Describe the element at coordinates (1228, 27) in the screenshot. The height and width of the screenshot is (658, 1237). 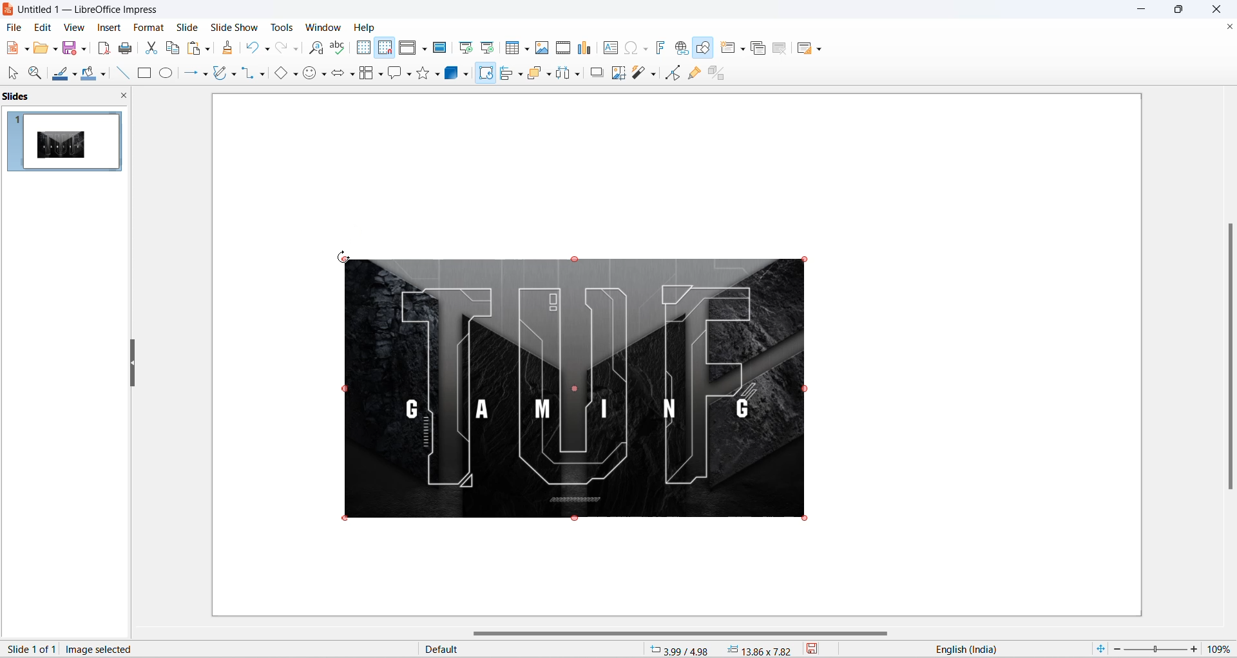
I see `close document` at that location.